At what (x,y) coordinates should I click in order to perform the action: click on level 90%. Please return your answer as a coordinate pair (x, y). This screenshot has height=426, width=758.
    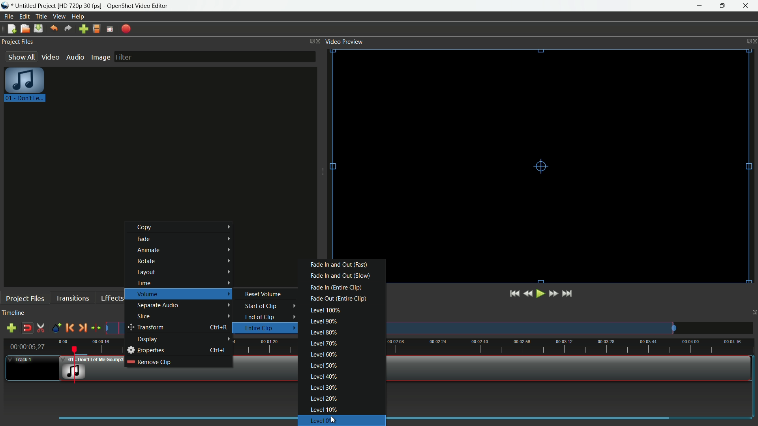
    Looking at the image, I should click on (323, 321).